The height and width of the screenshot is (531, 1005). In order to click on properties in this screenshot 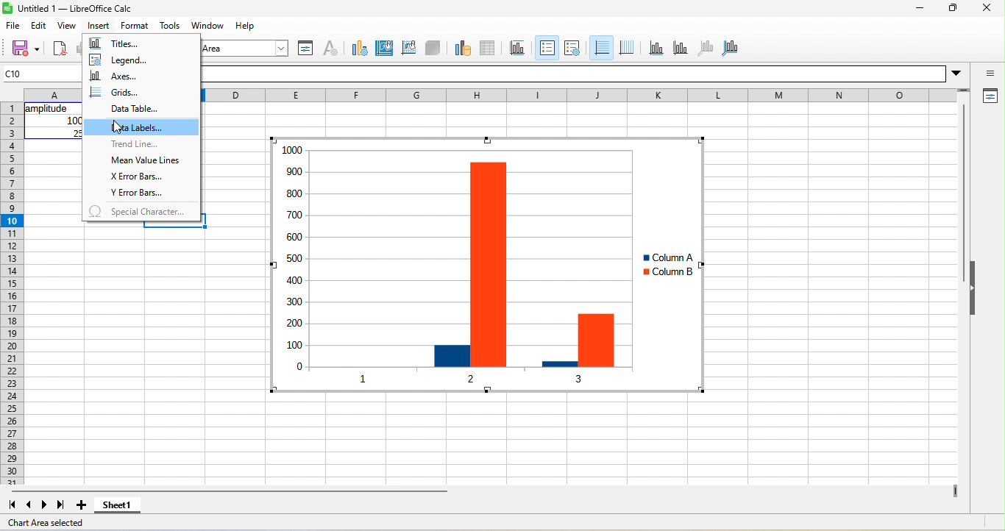, I will do `click(989, 97)`.